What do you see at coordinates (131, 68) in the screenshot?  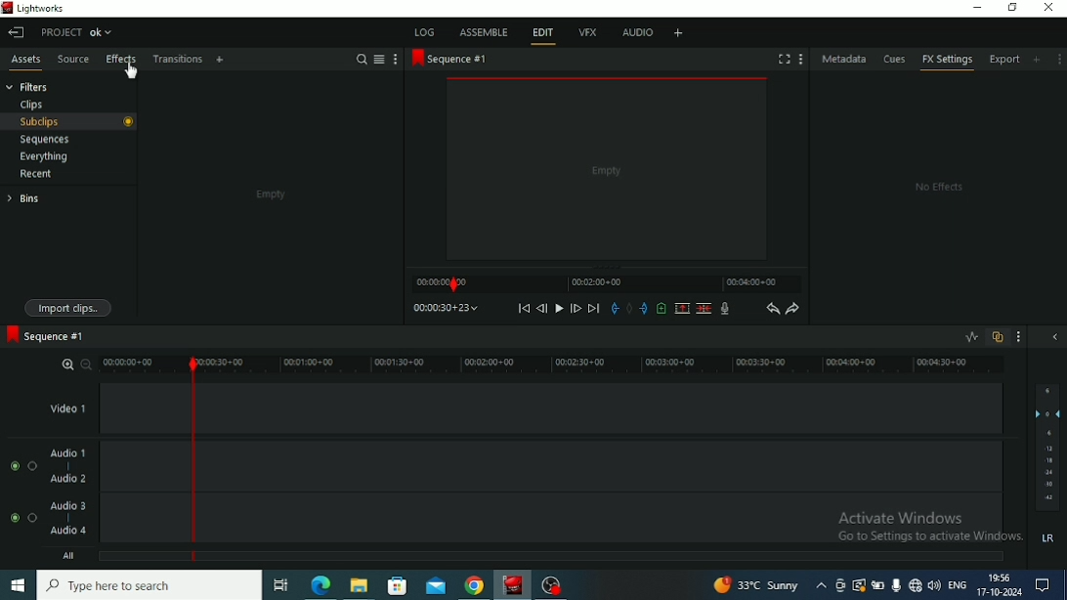 I see `Cursor` at bounding box center [131, 68].